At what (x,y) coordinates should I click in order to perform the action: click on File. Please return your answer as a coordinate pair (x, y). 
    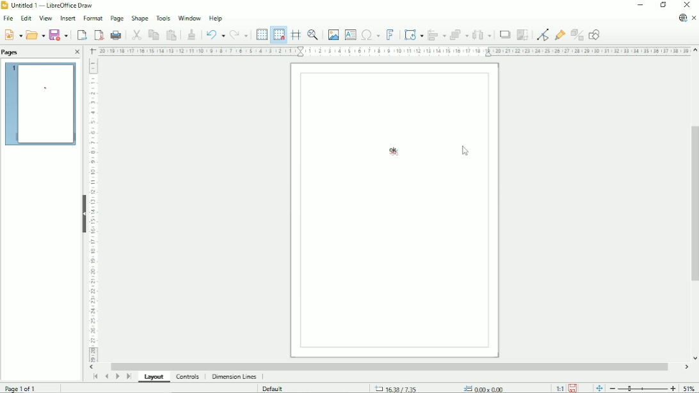
    Looking at the image, I should click on (7, 19).